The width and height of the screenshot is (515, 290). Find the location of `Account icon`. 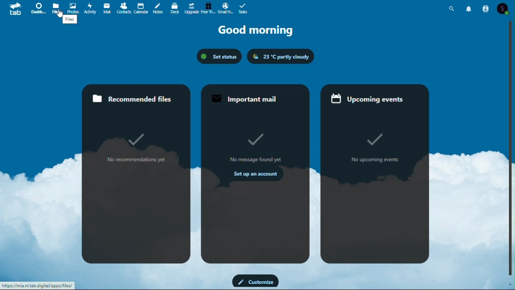

Account icon is located at coordinates (504, 8).